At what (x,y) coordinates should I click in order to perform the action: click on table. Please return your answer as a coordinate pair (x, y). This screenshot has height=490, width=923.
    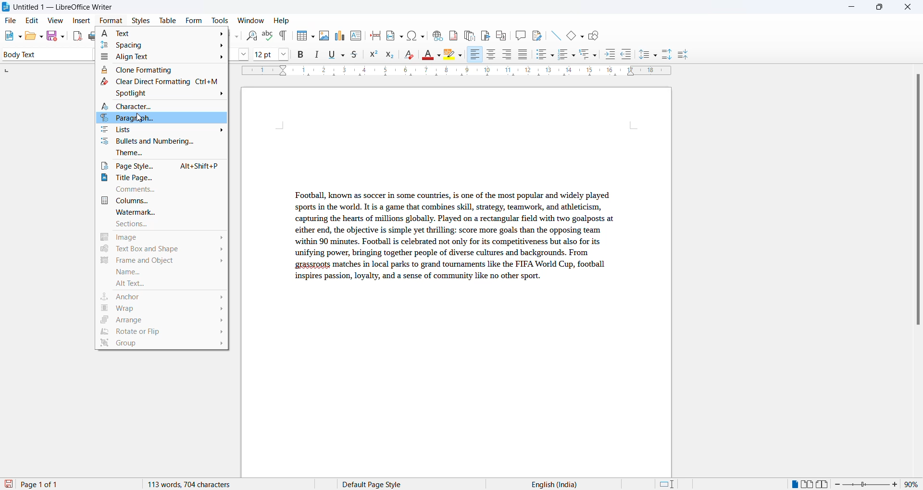
    Looking at the image, I should click on (168, 20).